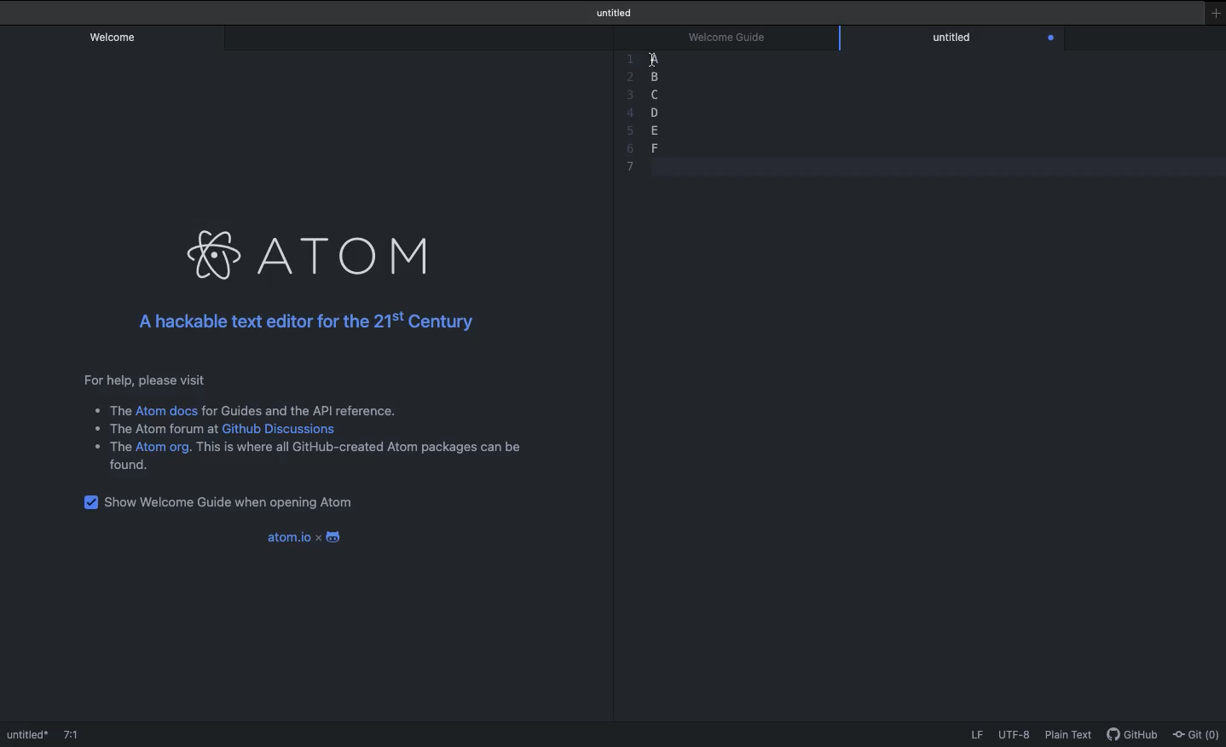  I want to click on Plain text, so click(1068, 736).